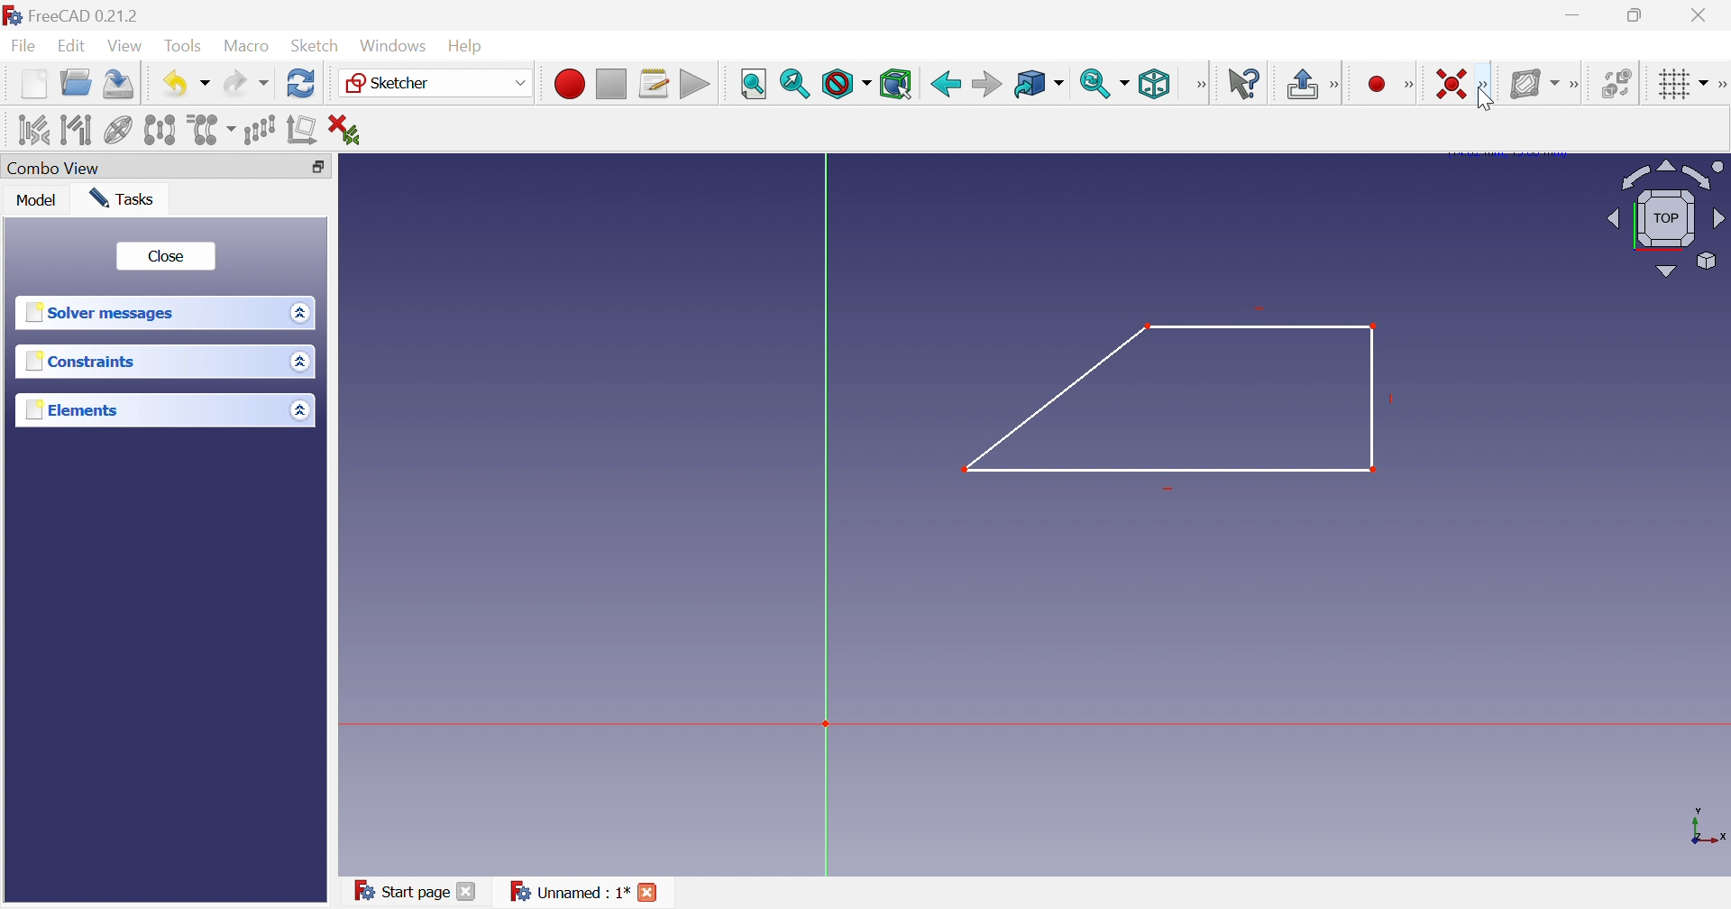 This screenshot has height=909, width=1731. I want to click on Redo, so click(244, 87).